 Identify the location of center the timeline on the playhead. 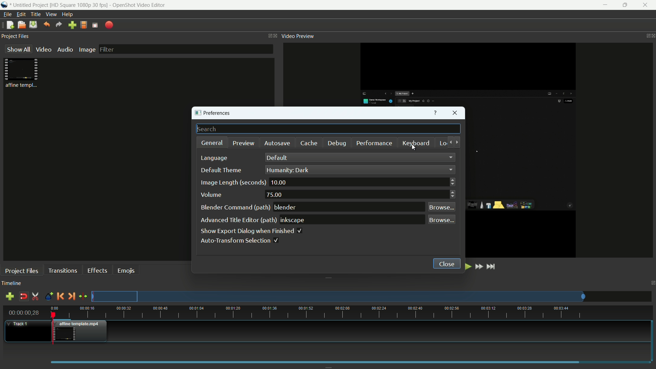
(83, 296).